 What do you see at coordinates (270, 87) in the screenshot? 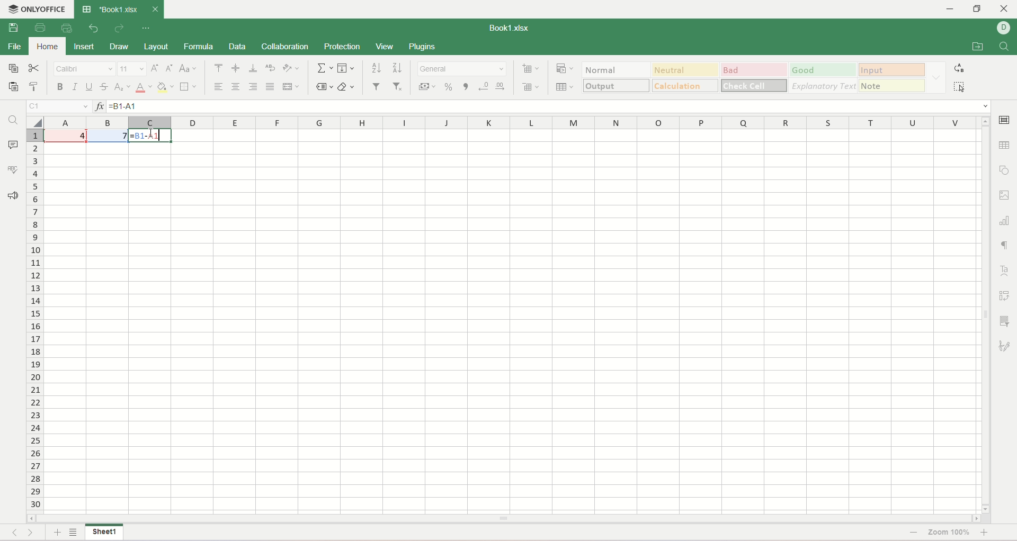
I see `justified` at bounding box center [270, 87].